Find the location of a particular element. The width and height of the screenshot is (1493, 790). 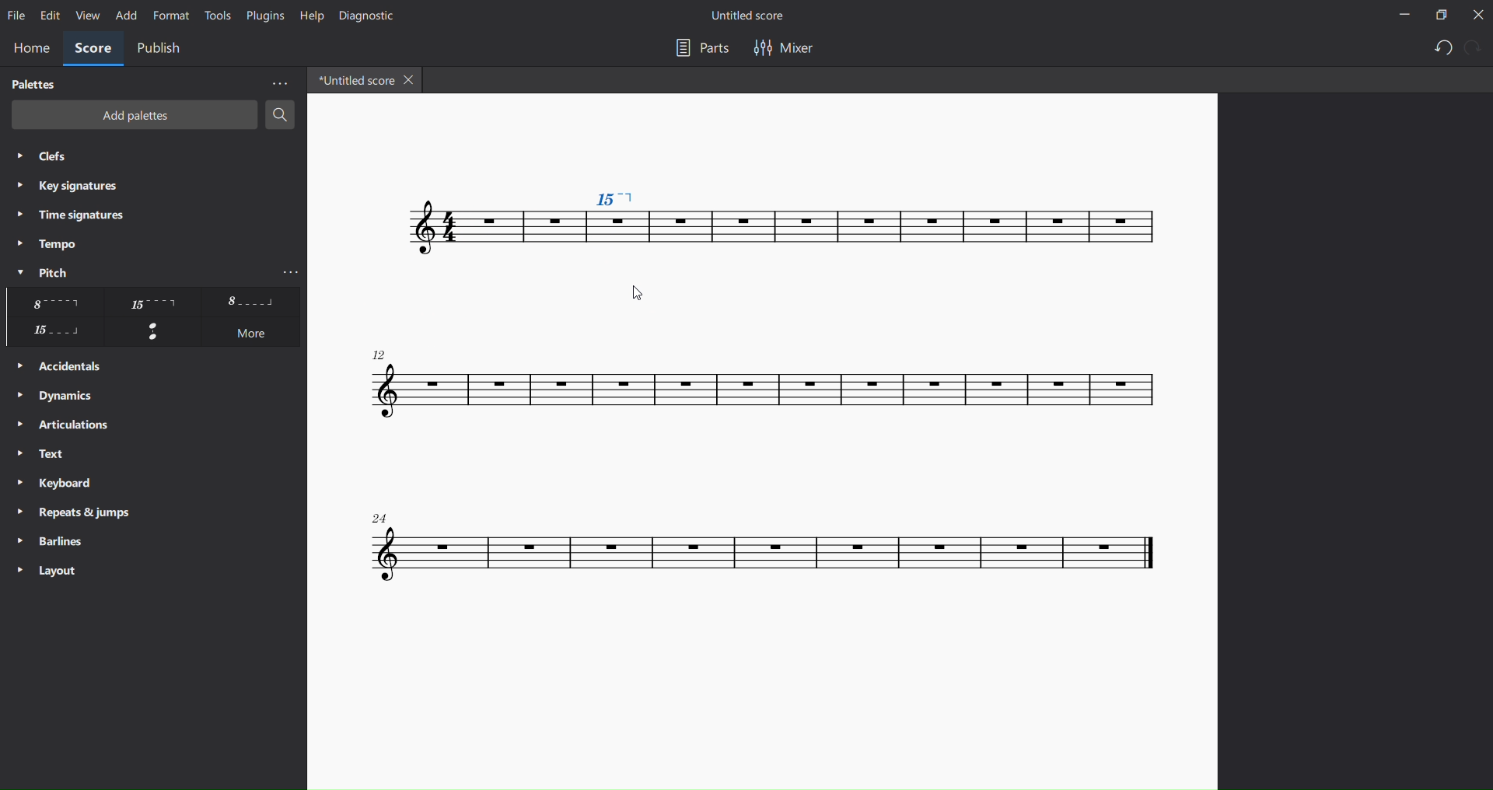

key signatures is located at coordinates (69, 185).